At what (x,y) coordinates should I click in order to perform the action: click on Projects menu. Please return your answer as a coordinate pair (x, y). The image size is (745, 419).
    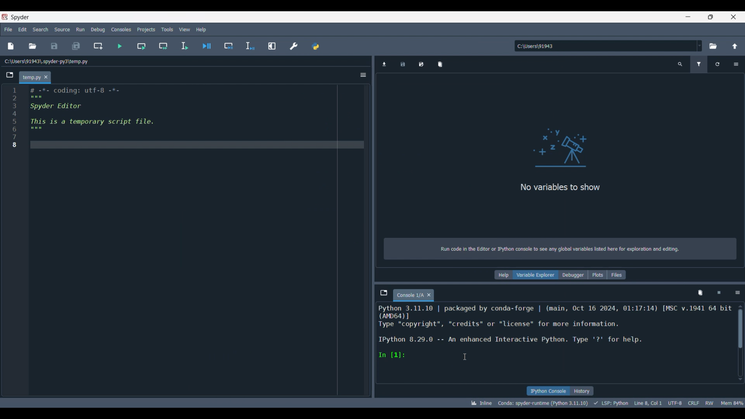
    Looking at the image, I should click on (146, 29).